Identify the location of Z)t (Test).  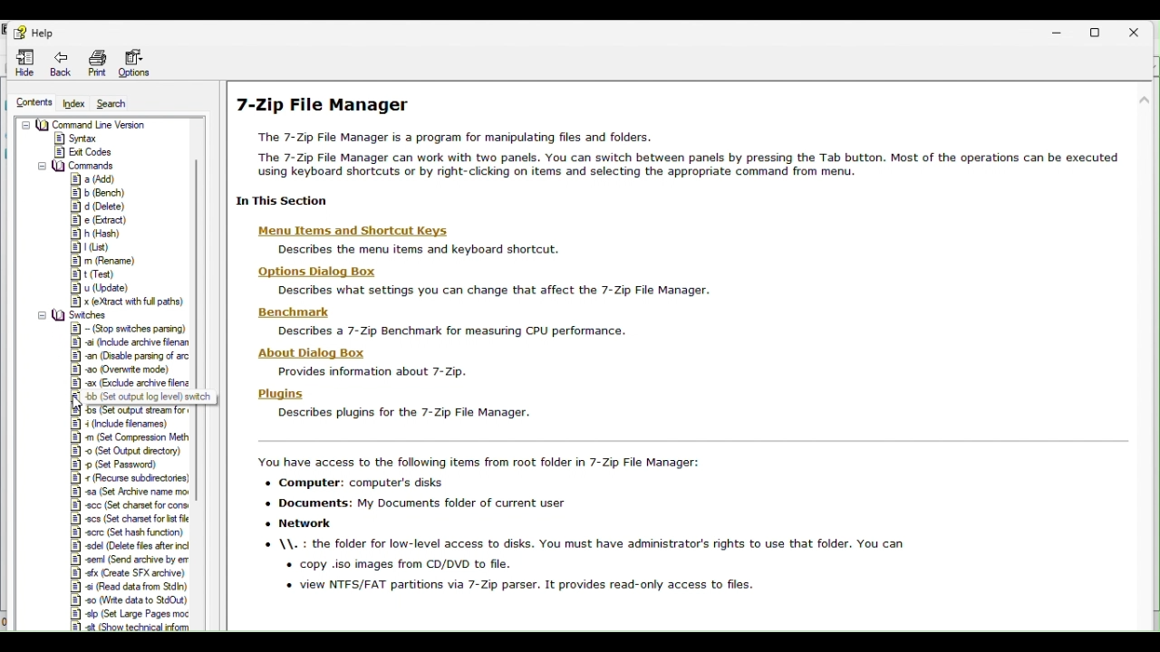
(94, 274).